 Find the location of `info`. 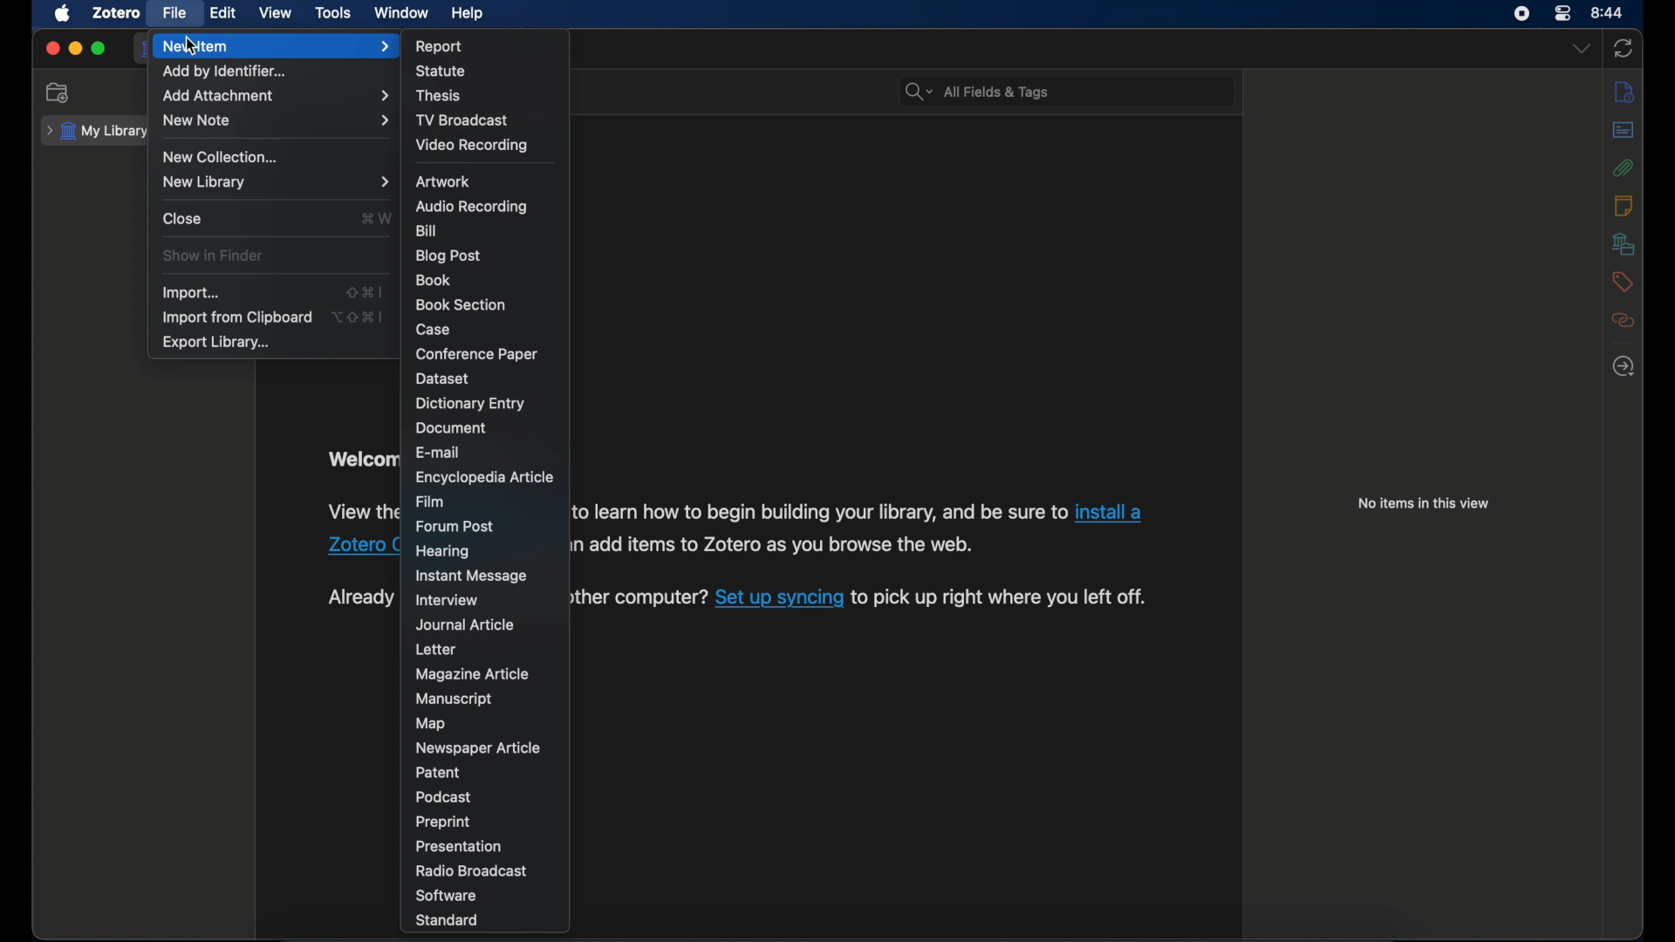

info is located at coordinates (1624, 93).